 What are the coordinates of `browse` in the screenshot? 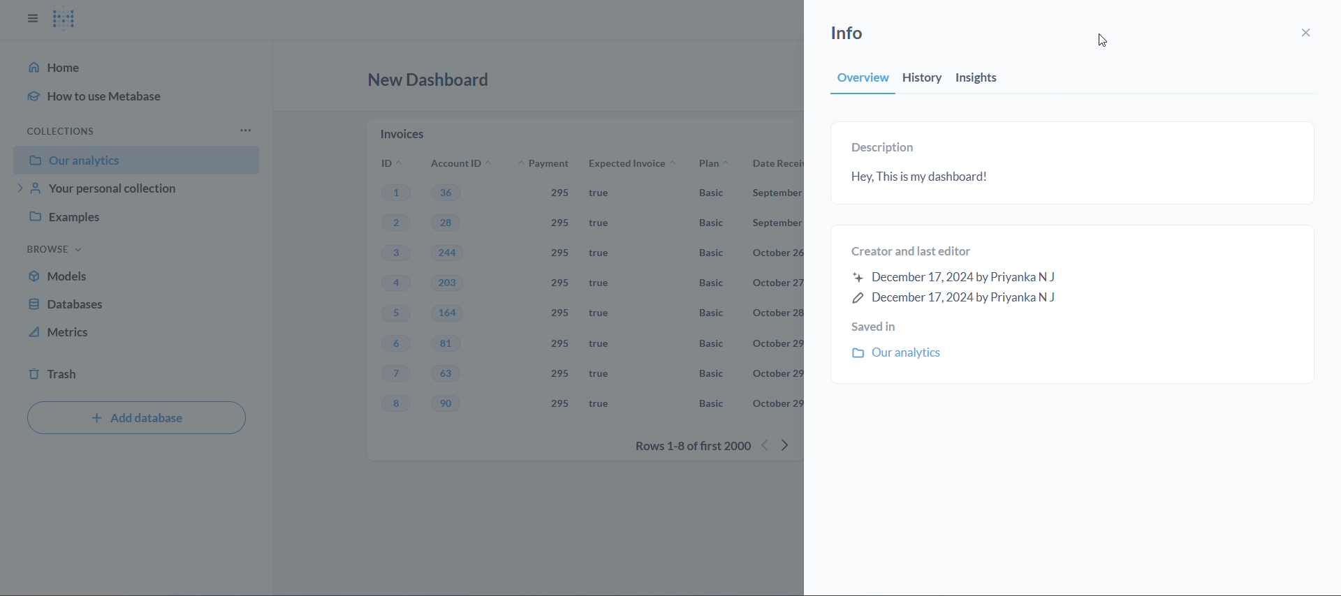 It's located at (54, 248).